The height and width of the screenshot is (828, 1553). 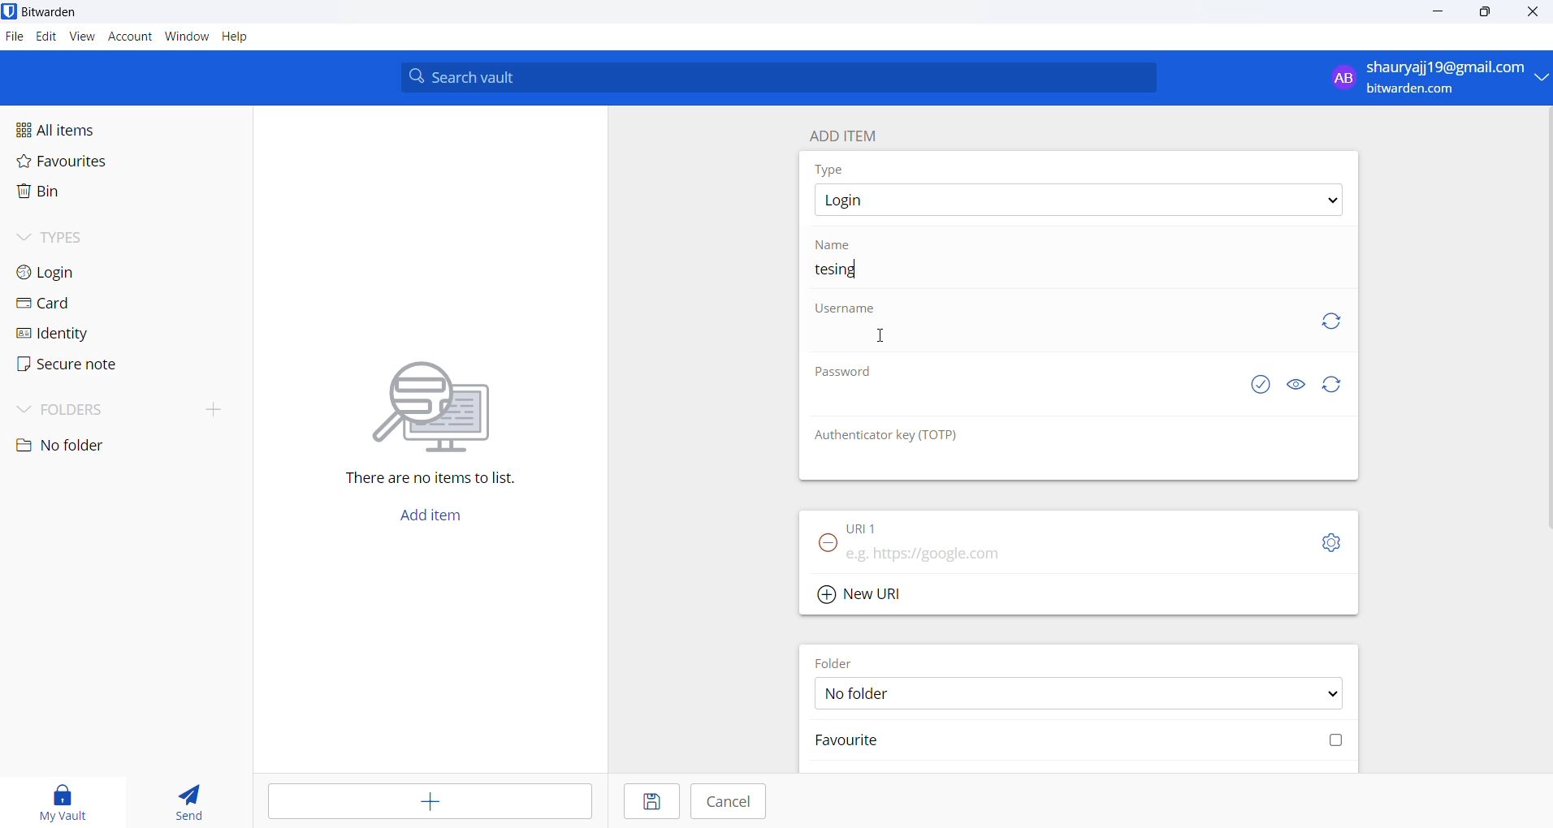 I want to click on ADD ITEM, so click(x=850, y=132).